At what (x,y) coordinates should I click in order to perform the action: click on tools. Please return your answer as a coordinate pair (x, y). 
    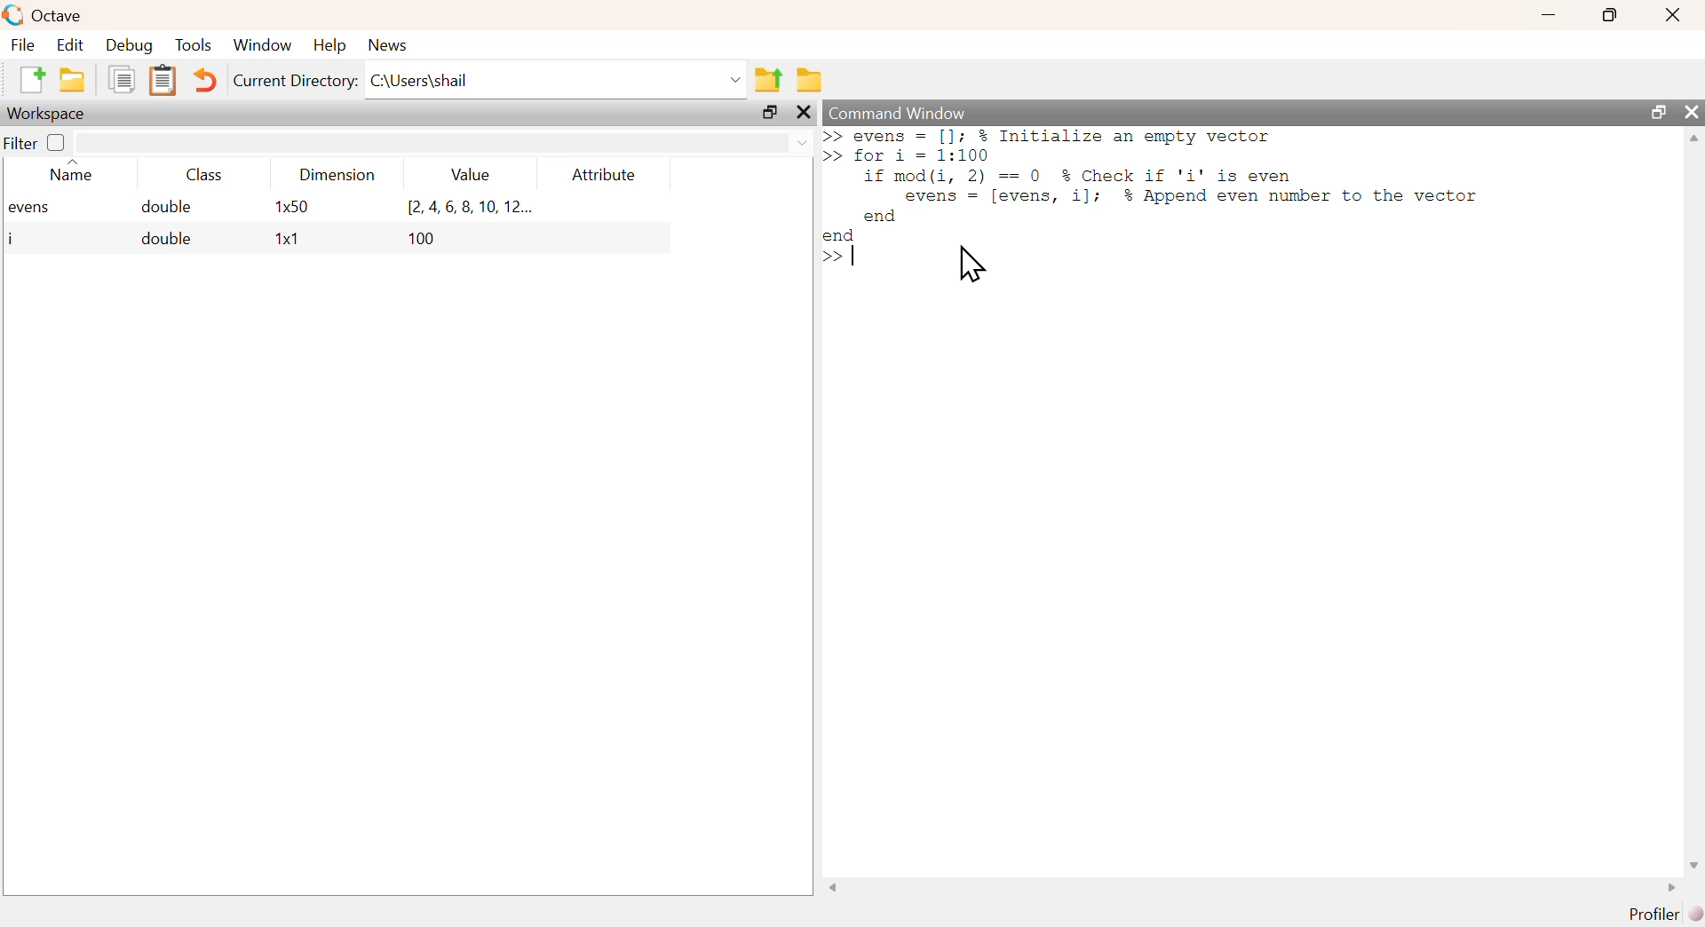
    Looking at the image, I should click on (196, 44).